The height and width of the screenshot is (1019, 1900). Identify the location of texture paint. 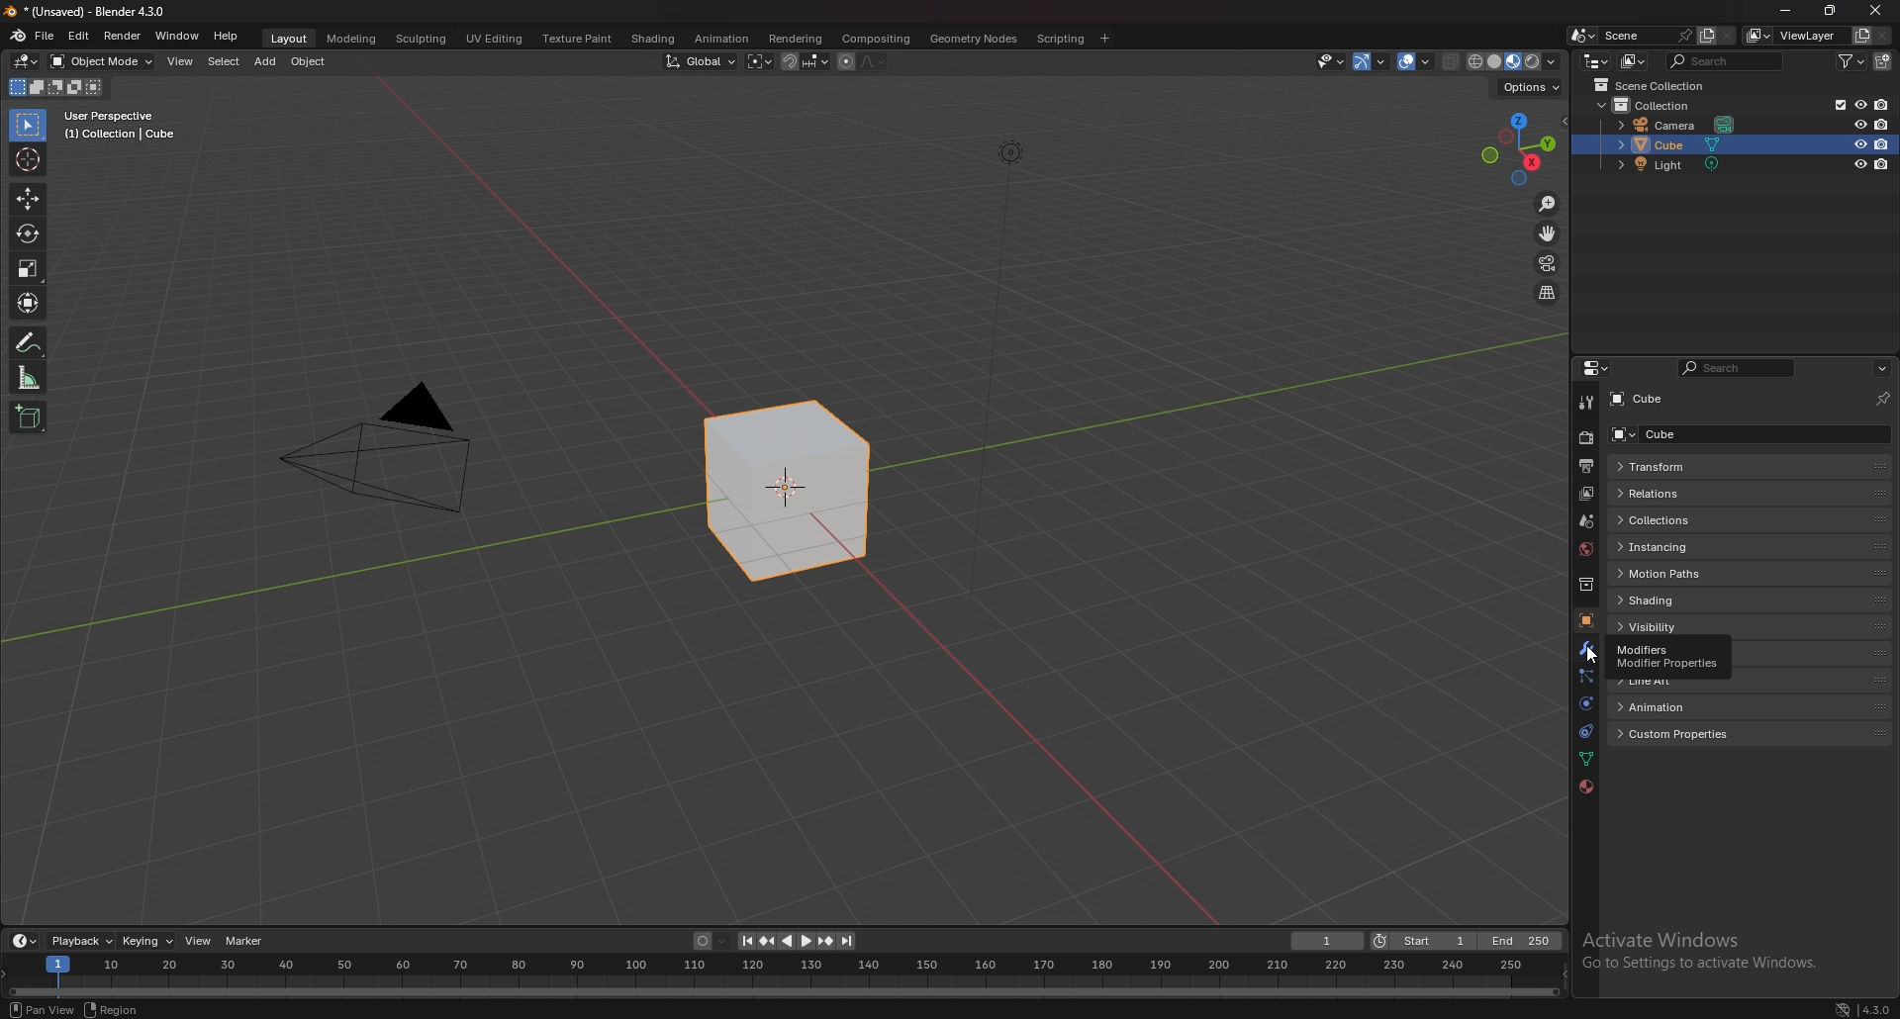
(578, 39).